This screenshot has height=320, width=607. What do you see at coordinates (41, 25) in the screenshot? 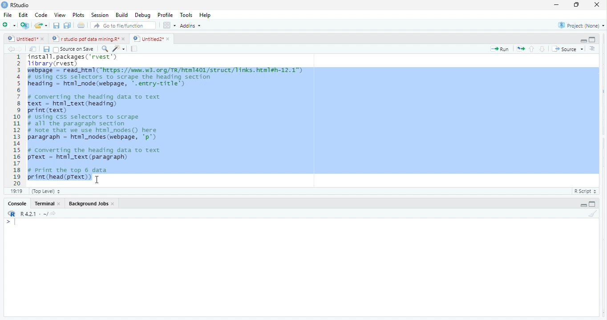
I see `open an existing file` at bounding box center [41, 25].